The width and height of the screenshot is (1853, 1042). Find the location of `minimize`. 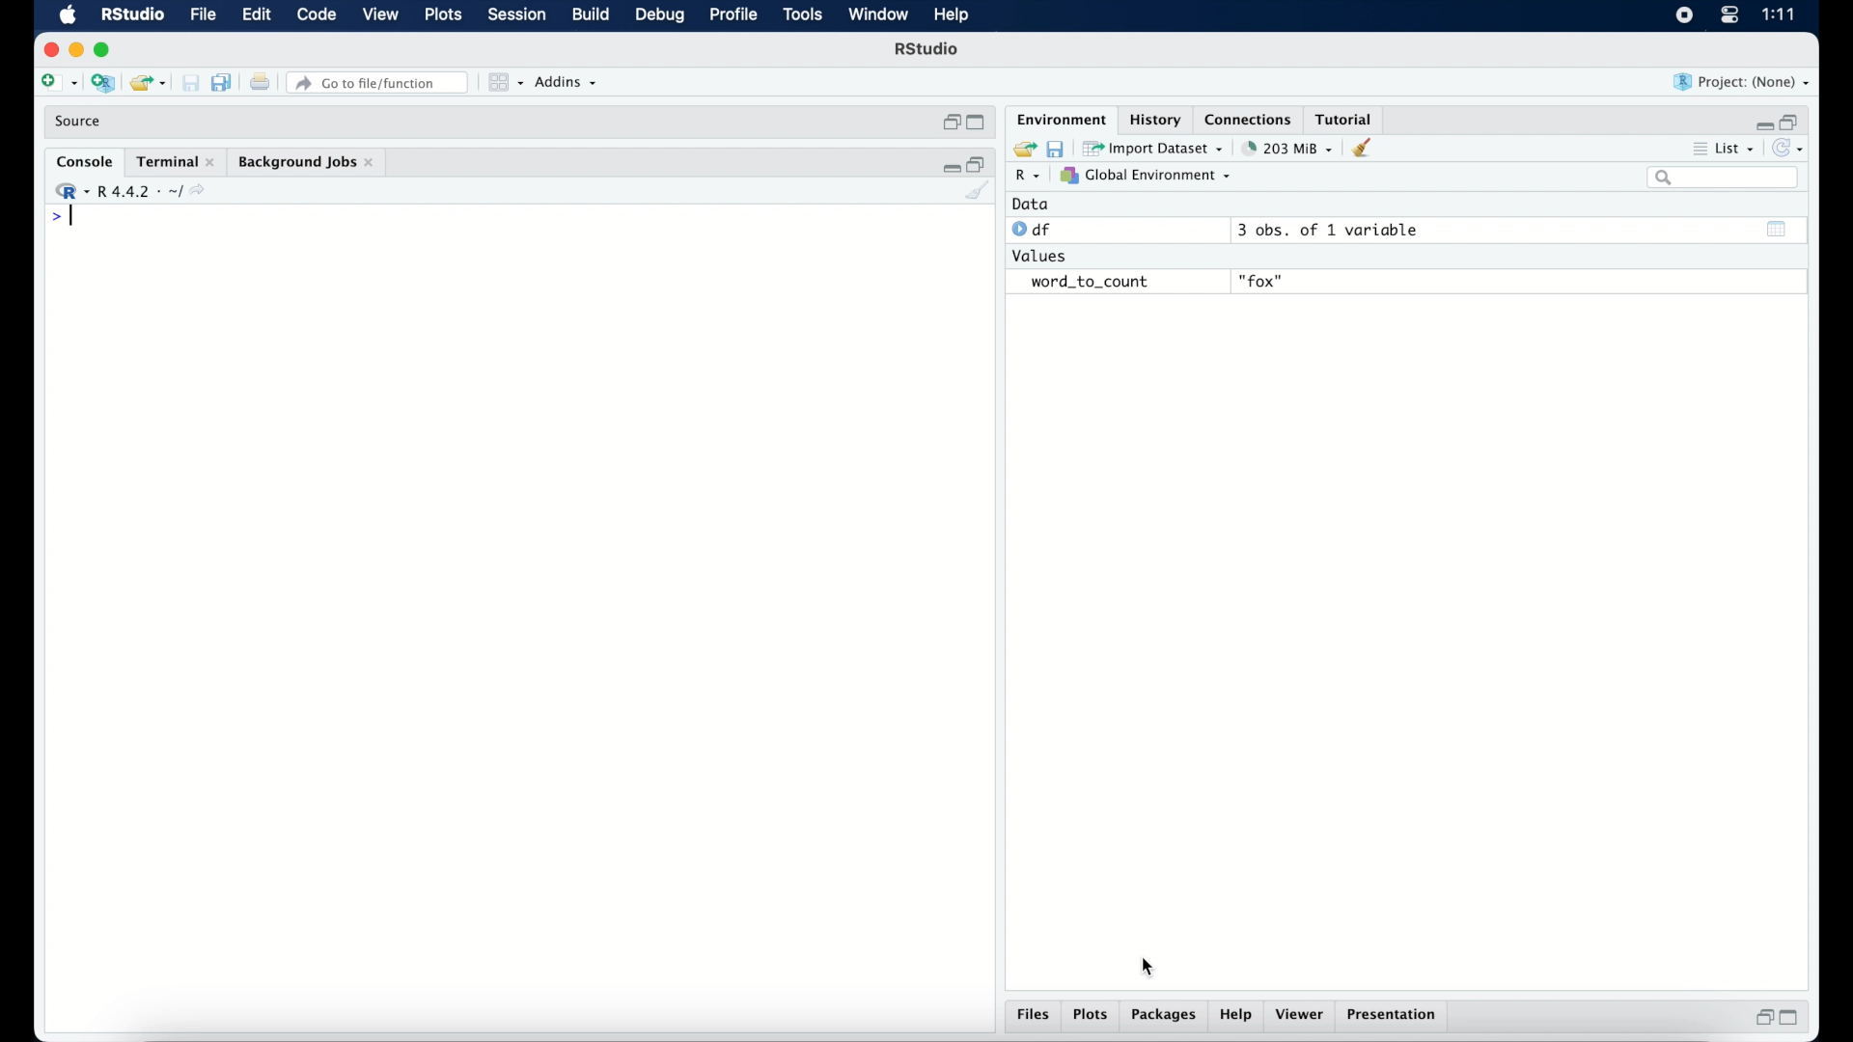

minimize is located at coordinates (75, 49).